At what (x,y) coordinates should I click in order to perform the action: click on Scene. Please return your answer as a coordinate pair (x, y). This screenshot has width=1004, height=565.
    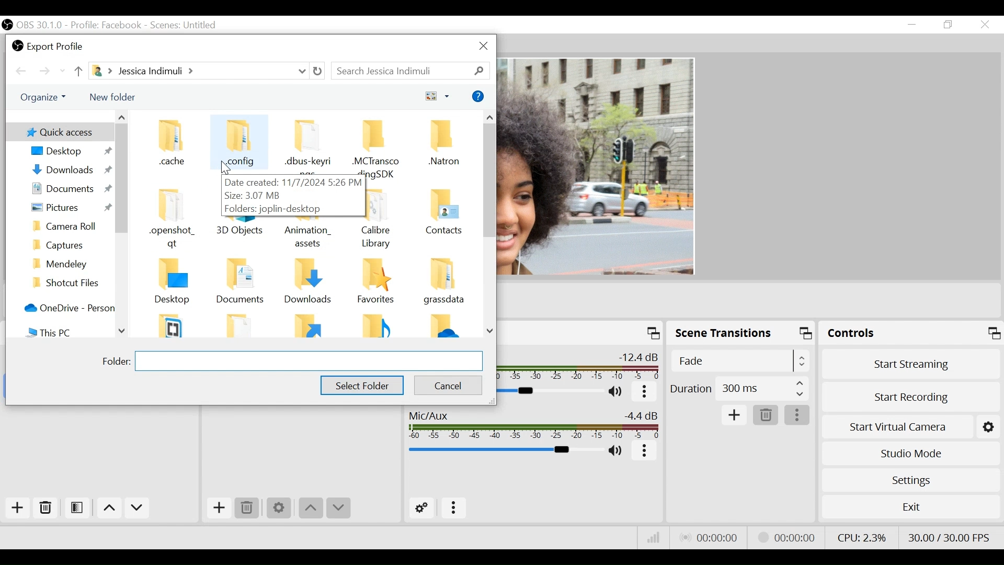
    Looking at the image, I should click on (187, 25).